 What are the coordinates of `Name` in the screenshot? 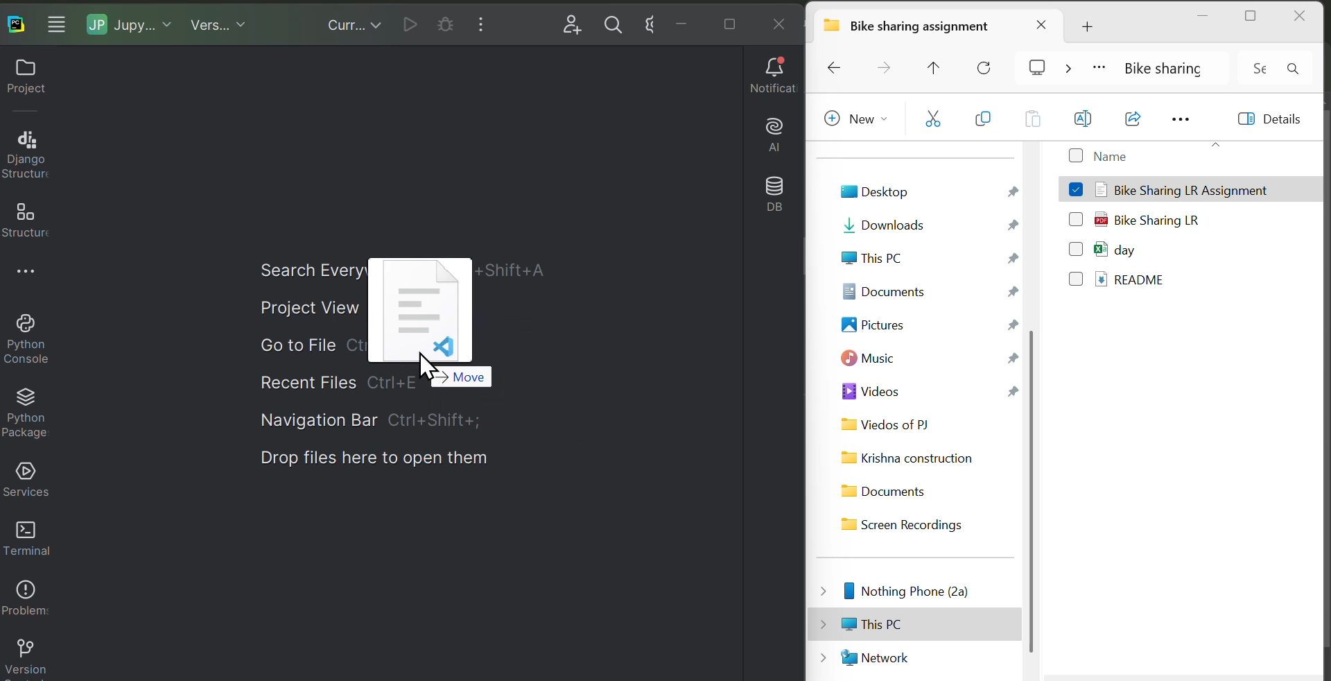 It's located at (1135, 155).